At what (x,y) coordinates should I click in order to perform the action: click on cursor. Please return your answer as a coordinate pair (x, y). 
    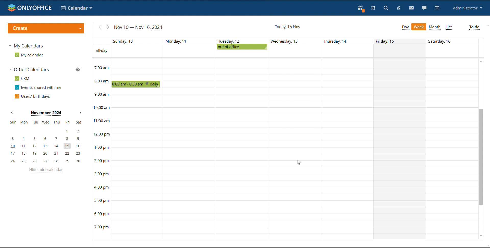
    Looking at the image, I should click on (299, 163).